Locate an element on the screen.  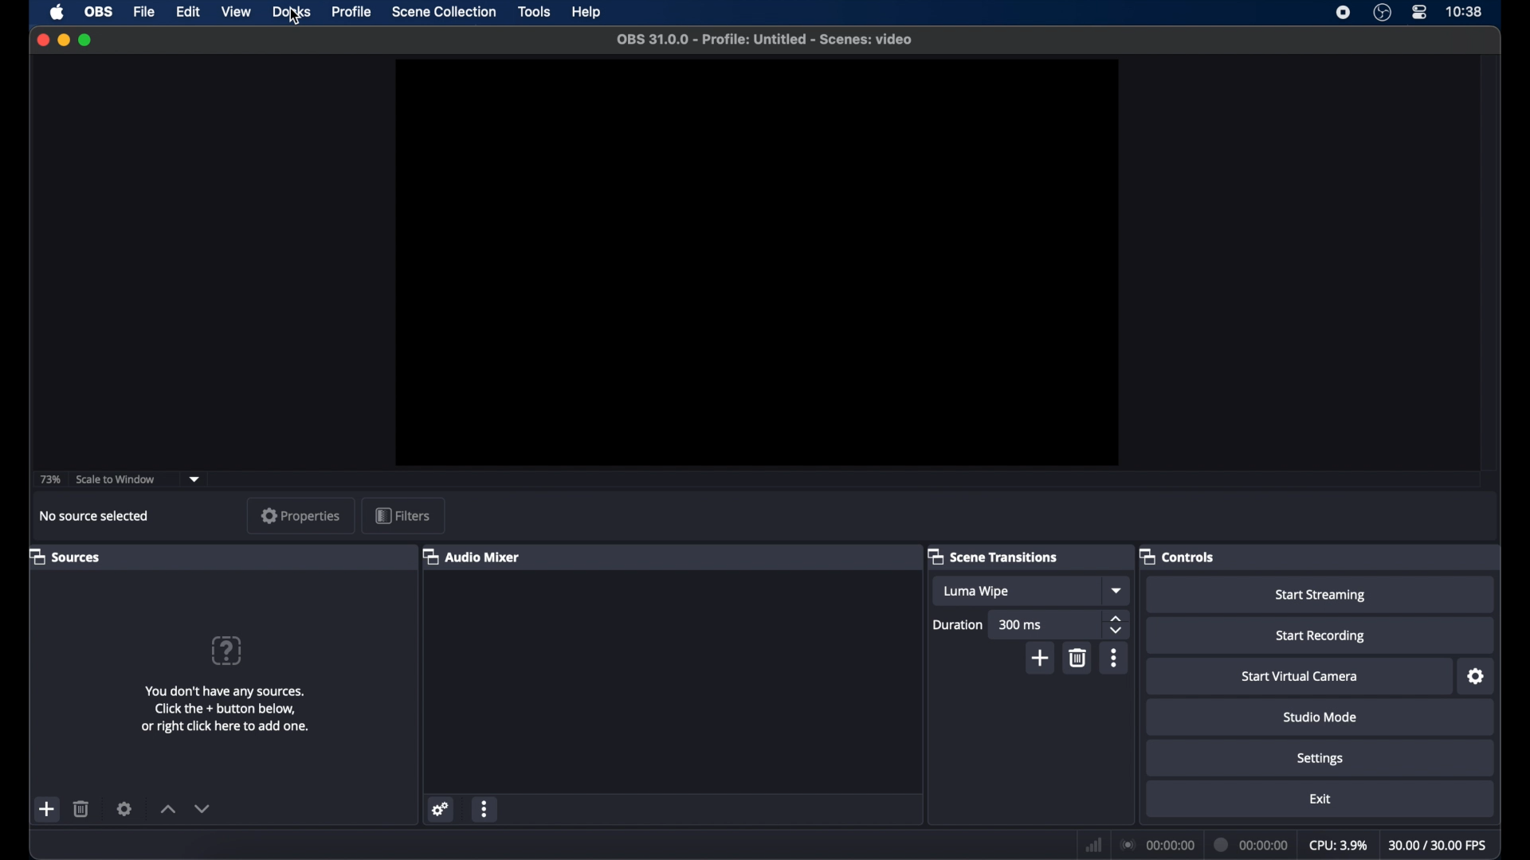
30.00/30.00 fps is located at coordinates (1438, 846).